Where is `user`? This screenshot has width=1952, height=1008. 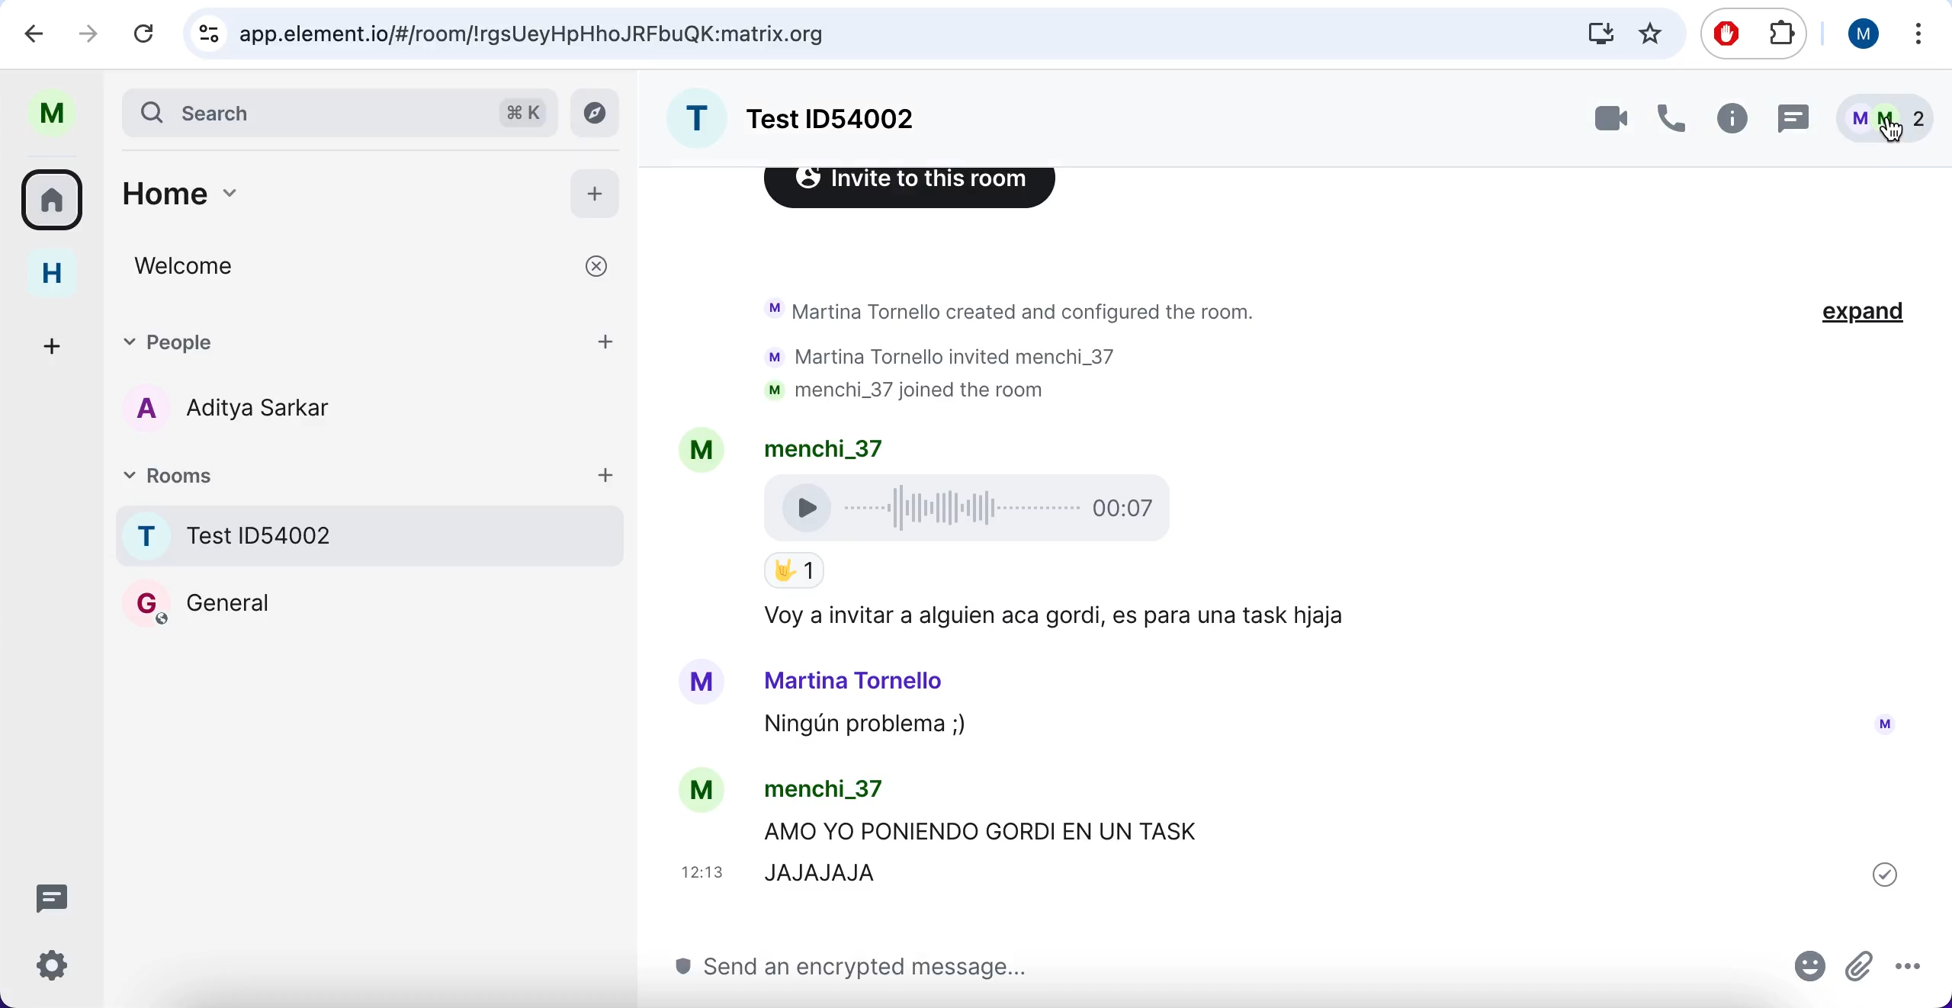
user is located at coordinates (59, 114).